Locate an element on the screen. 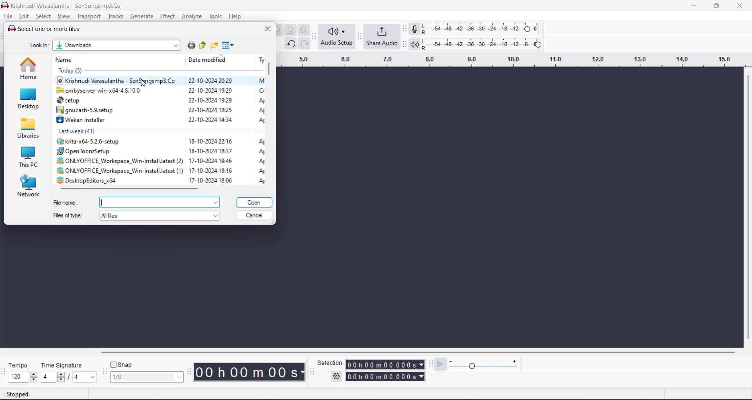 The image size is (752, 400). © Krishnudi Varasulantha - SenSongsmp3.Co 22-10-2024 20:29 M is located at coordinates (160, 81).